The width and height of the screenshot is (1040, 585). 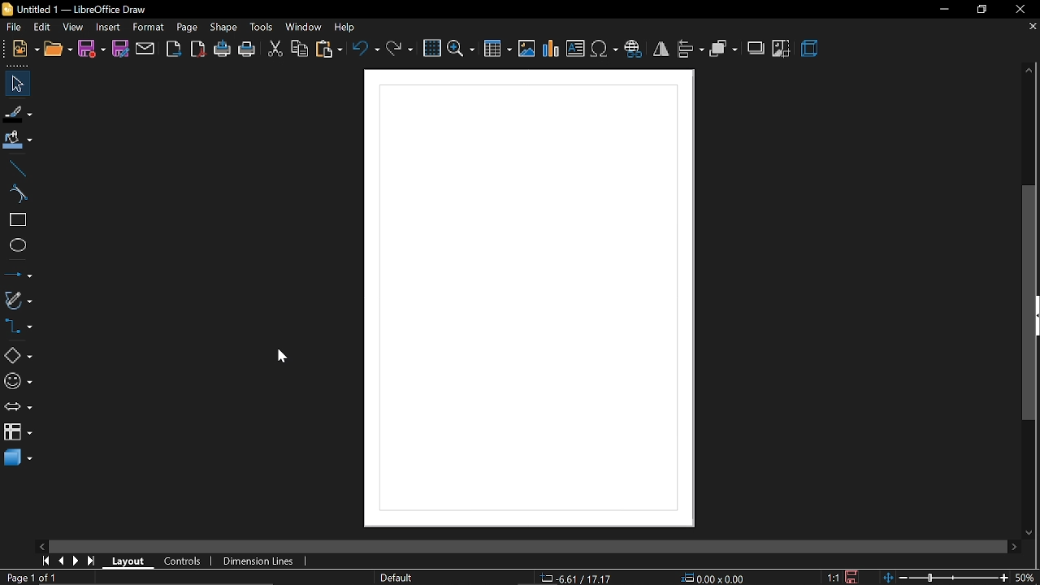 What do you see at coordinates (130, 561) in the screenshot?
I see `layout` at bounding box center [130, 561].